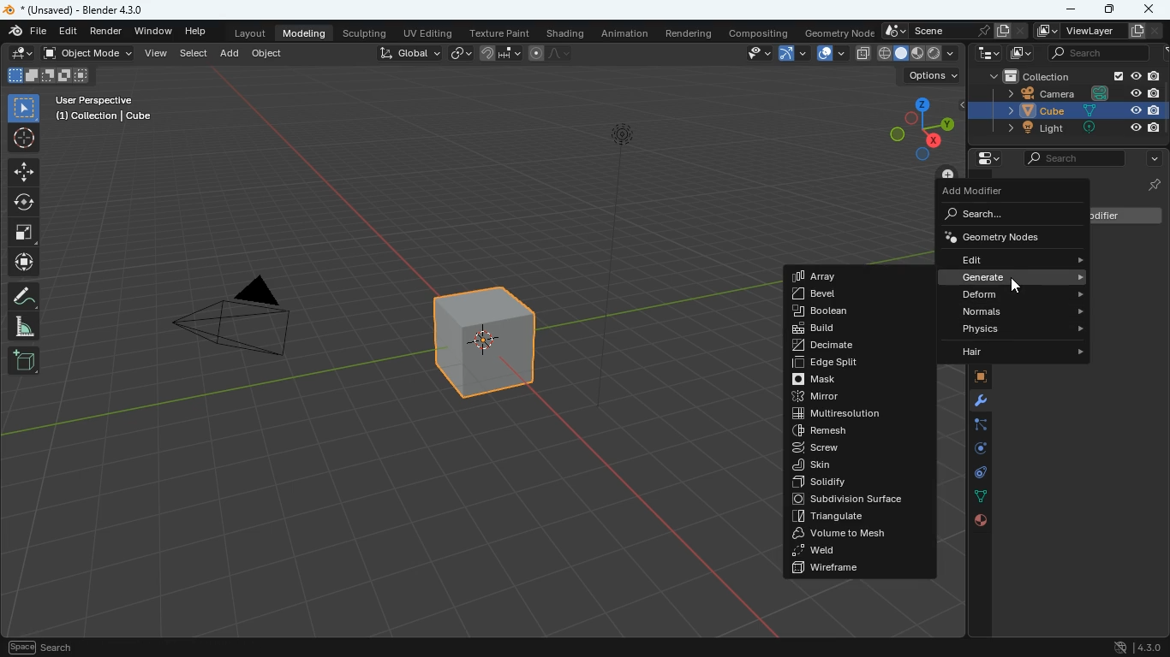 The width and height of the screenshot is (1170, 657). I want to click on move cube, so click(24, 263).